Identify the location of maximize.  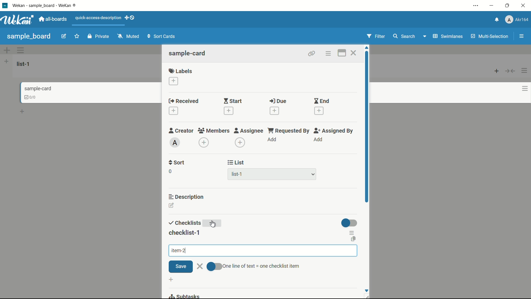
(508, 6).